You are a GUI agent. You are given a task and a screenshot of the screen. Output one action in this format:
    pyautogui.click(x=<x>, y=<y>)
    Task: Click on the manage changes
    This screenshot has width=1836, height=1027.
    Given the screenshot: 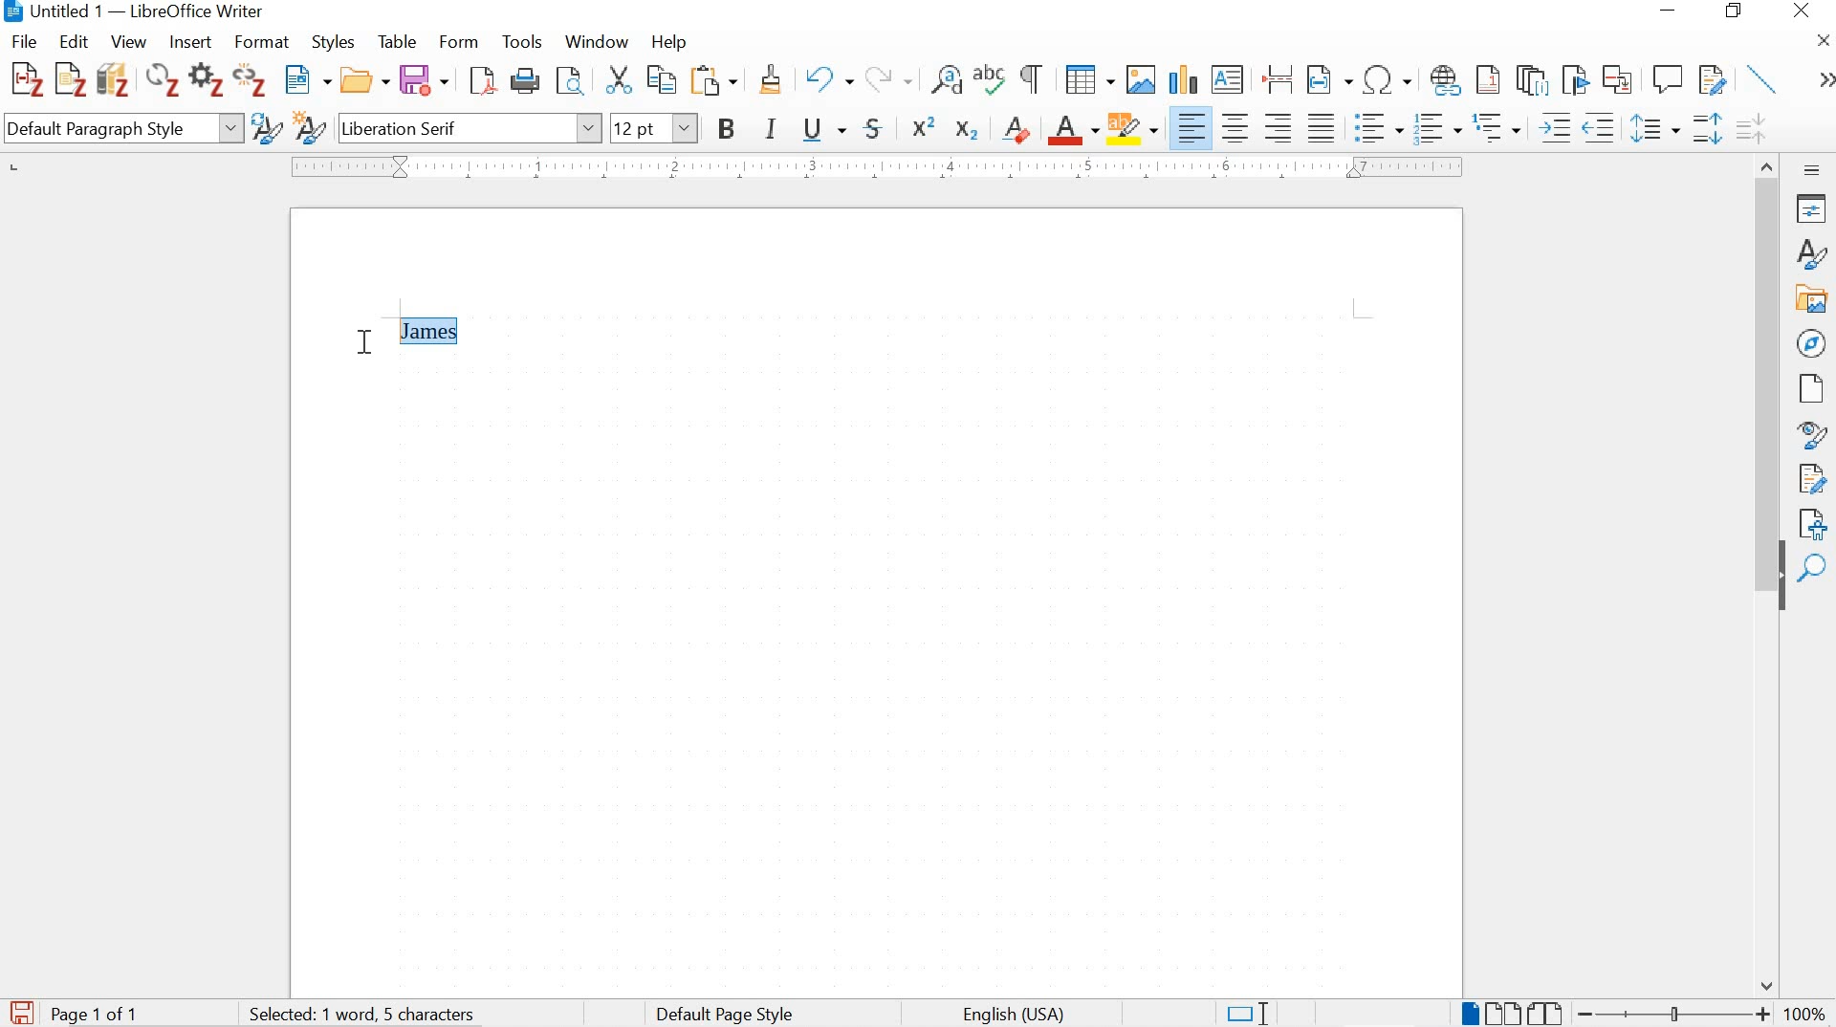 What is the action you would take?
    pyautogui.click(x=1812, y=481)
    